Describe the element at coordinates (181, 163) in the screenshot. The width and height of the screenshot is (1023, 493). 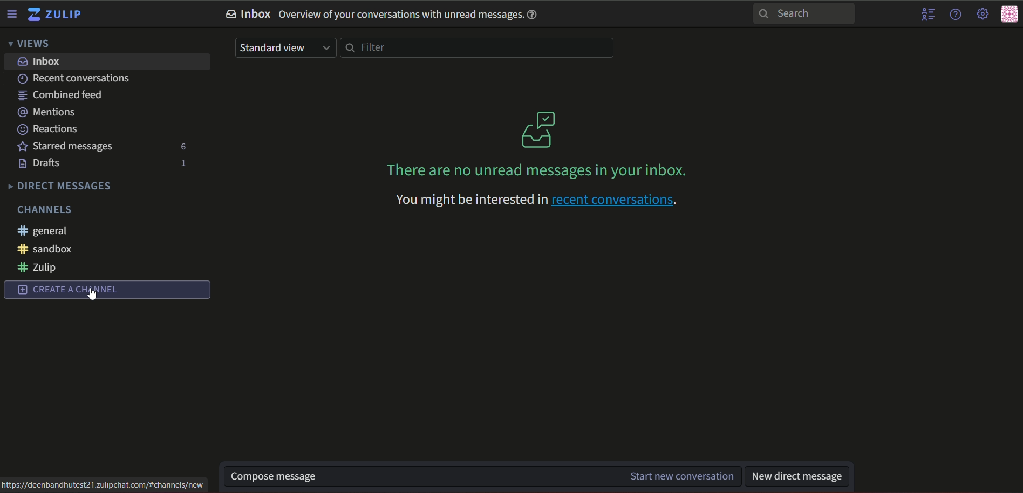
I see `1` at that location.